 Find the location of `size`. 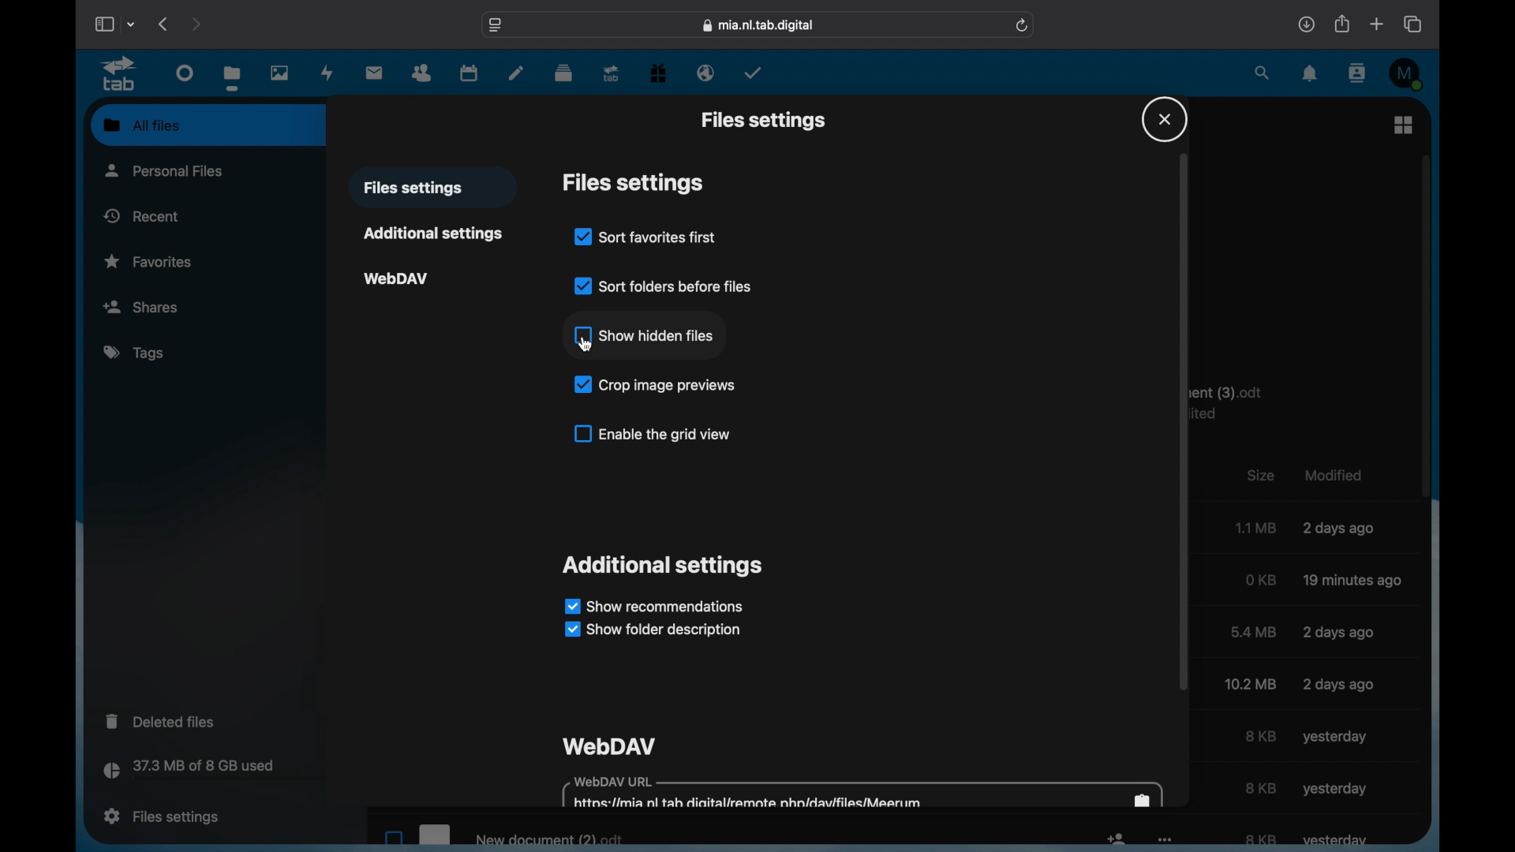

size is located at coordinates (1249, 684).